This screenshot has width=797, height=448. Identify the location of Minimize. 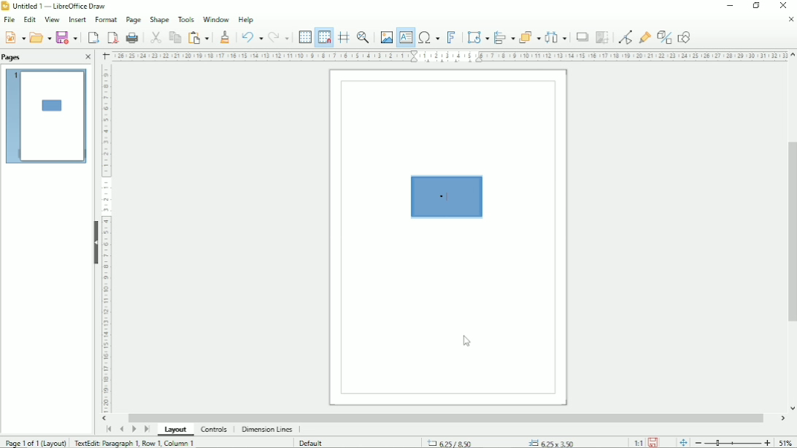
(731, 6).